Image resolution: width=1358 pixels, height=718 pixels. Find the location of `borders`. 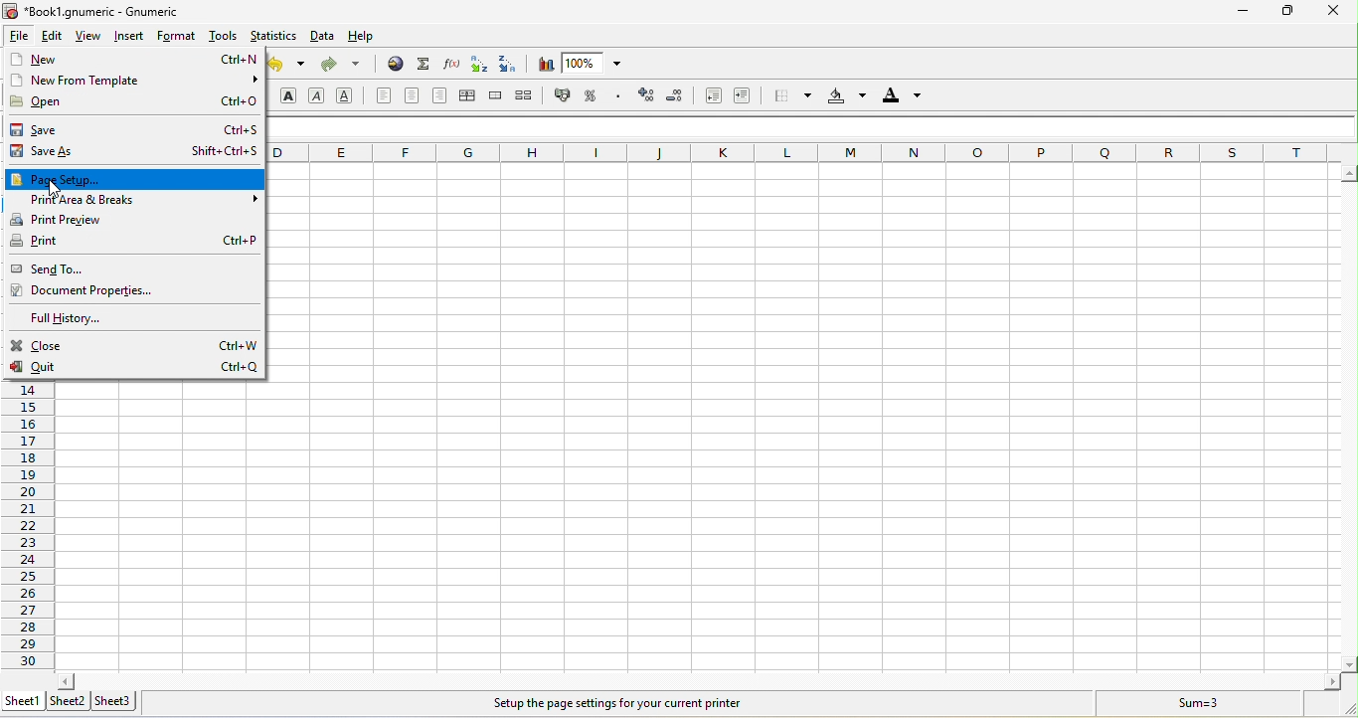

borders is located at coordinates (788, 96).